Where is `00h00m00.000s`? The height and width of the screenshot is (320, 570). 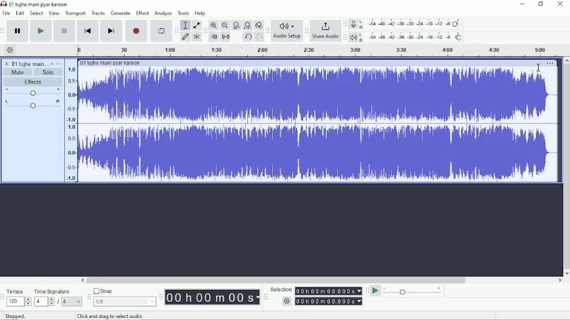 00h00m00.000s is located at coordinates (329, 291).